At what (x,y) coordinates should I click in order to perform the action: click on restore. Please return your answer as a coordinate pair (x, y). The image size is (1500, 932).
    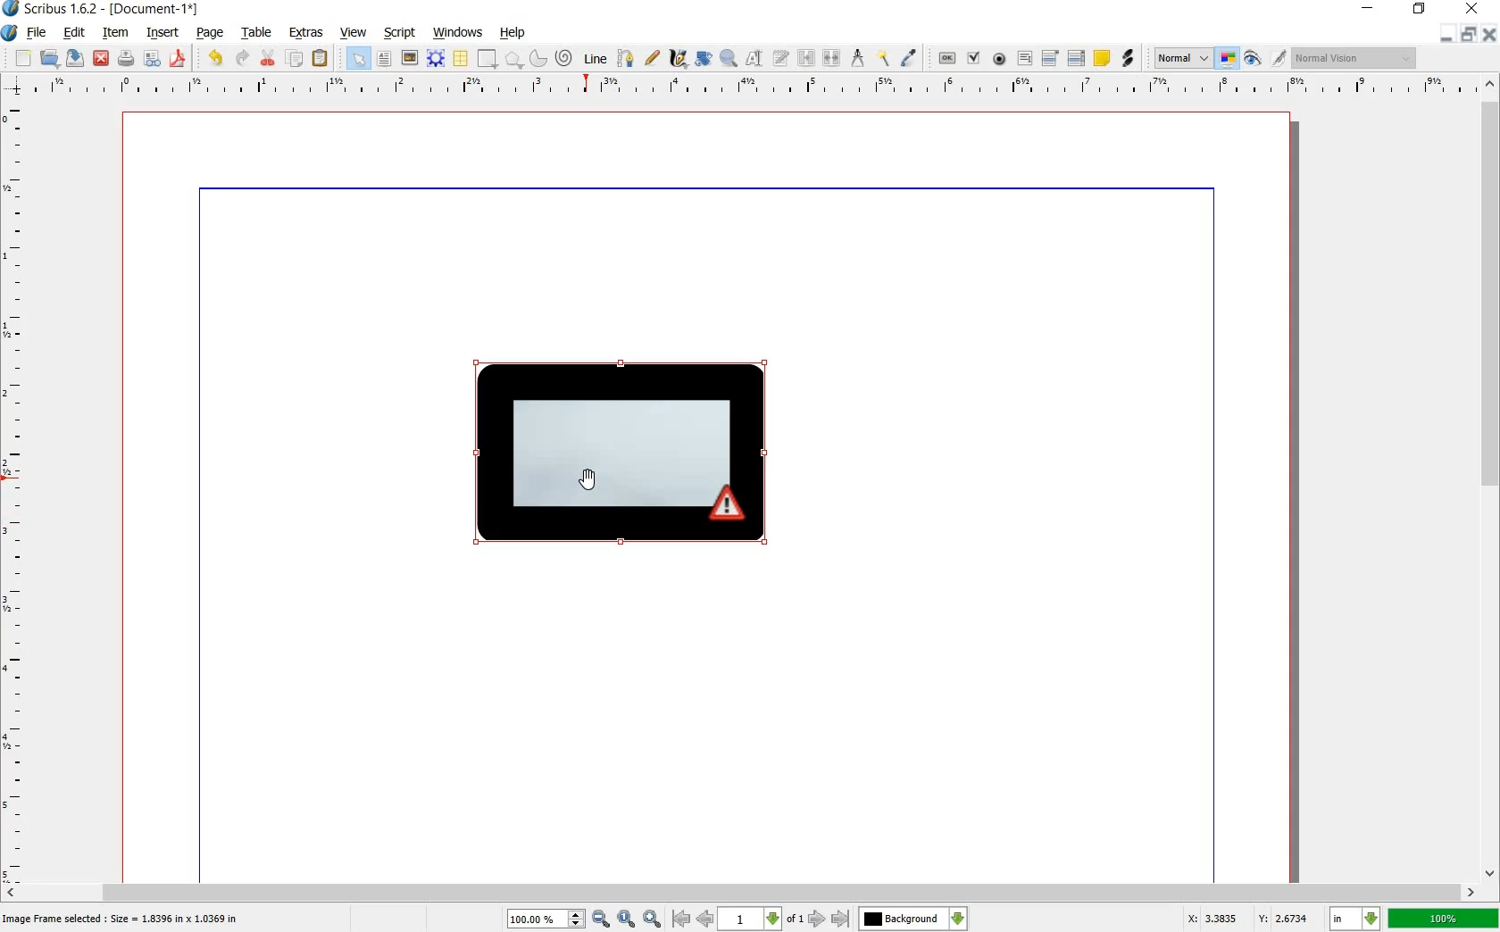
    Looking at the image, I should click on (1420, 9).